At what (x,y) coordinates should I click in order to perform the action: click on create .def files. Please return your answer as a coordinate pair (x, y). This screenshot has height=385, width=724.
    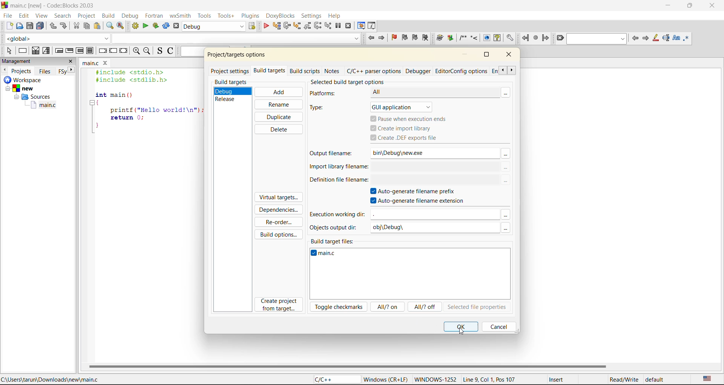
    Looking at the image, I should click on (402, 138).